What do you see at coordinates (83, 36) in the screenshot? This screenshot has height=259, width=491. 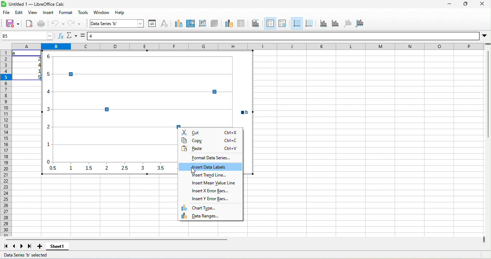 I see `formula` at bounding box center [83, 36].